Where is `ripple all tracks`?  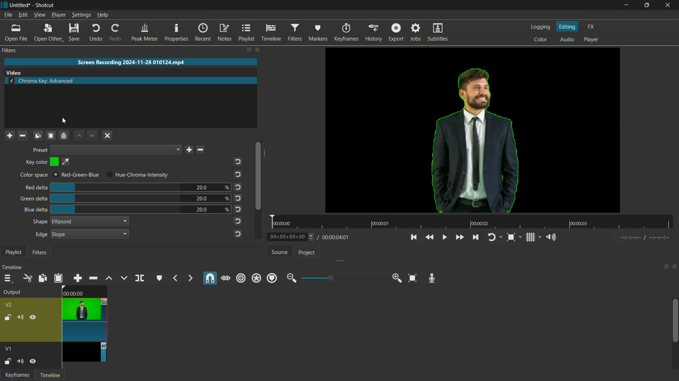 ripple all tracks is located at coordinates (256, 278).